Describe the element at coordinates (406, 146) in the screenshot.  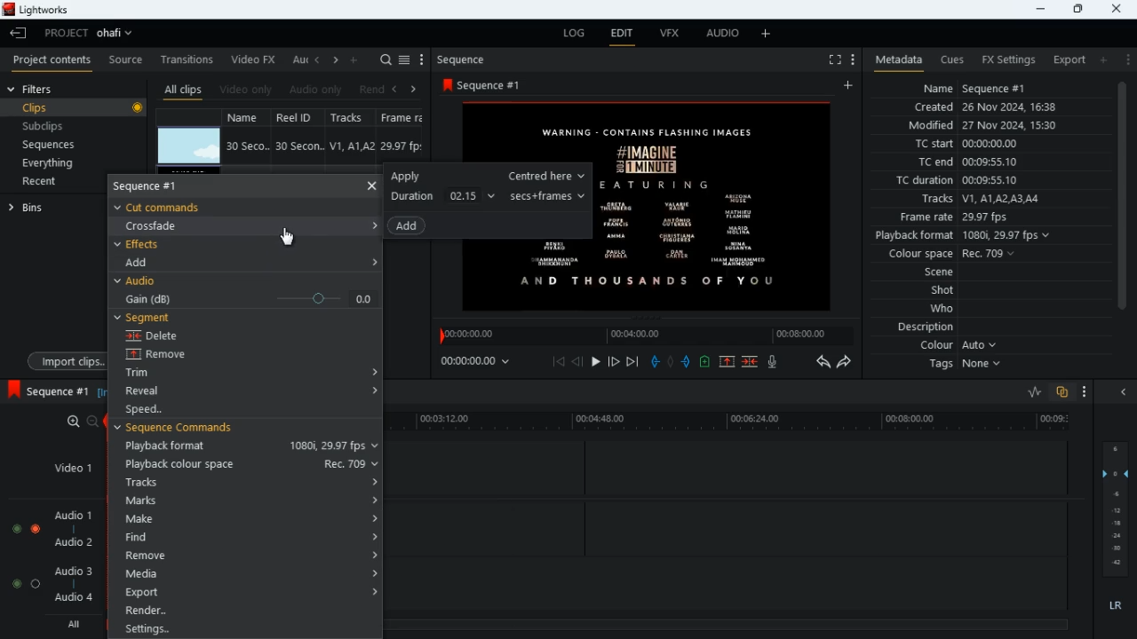
I see `29.97 fps` at that location.